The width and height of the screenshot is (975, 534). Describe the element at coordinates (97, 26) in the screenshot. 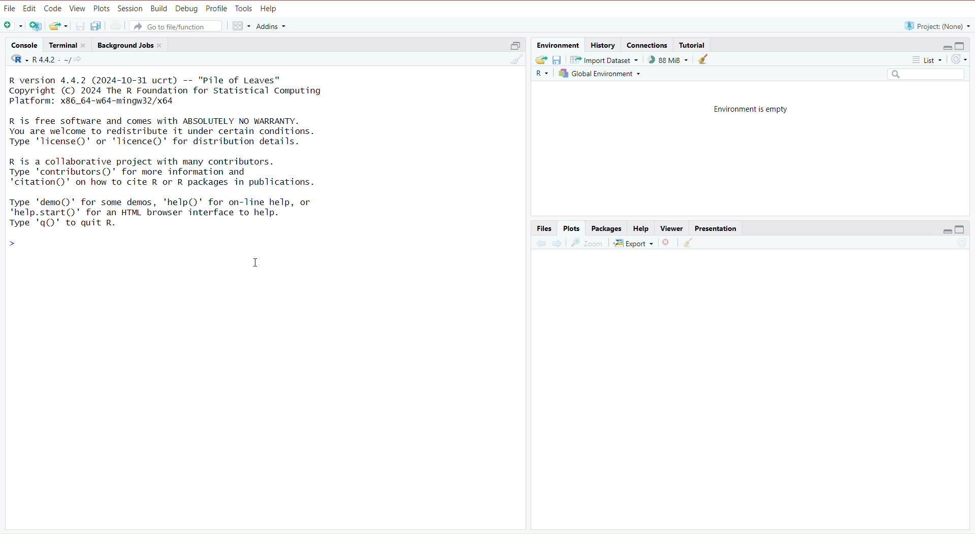

I see `save all open document` at that location.